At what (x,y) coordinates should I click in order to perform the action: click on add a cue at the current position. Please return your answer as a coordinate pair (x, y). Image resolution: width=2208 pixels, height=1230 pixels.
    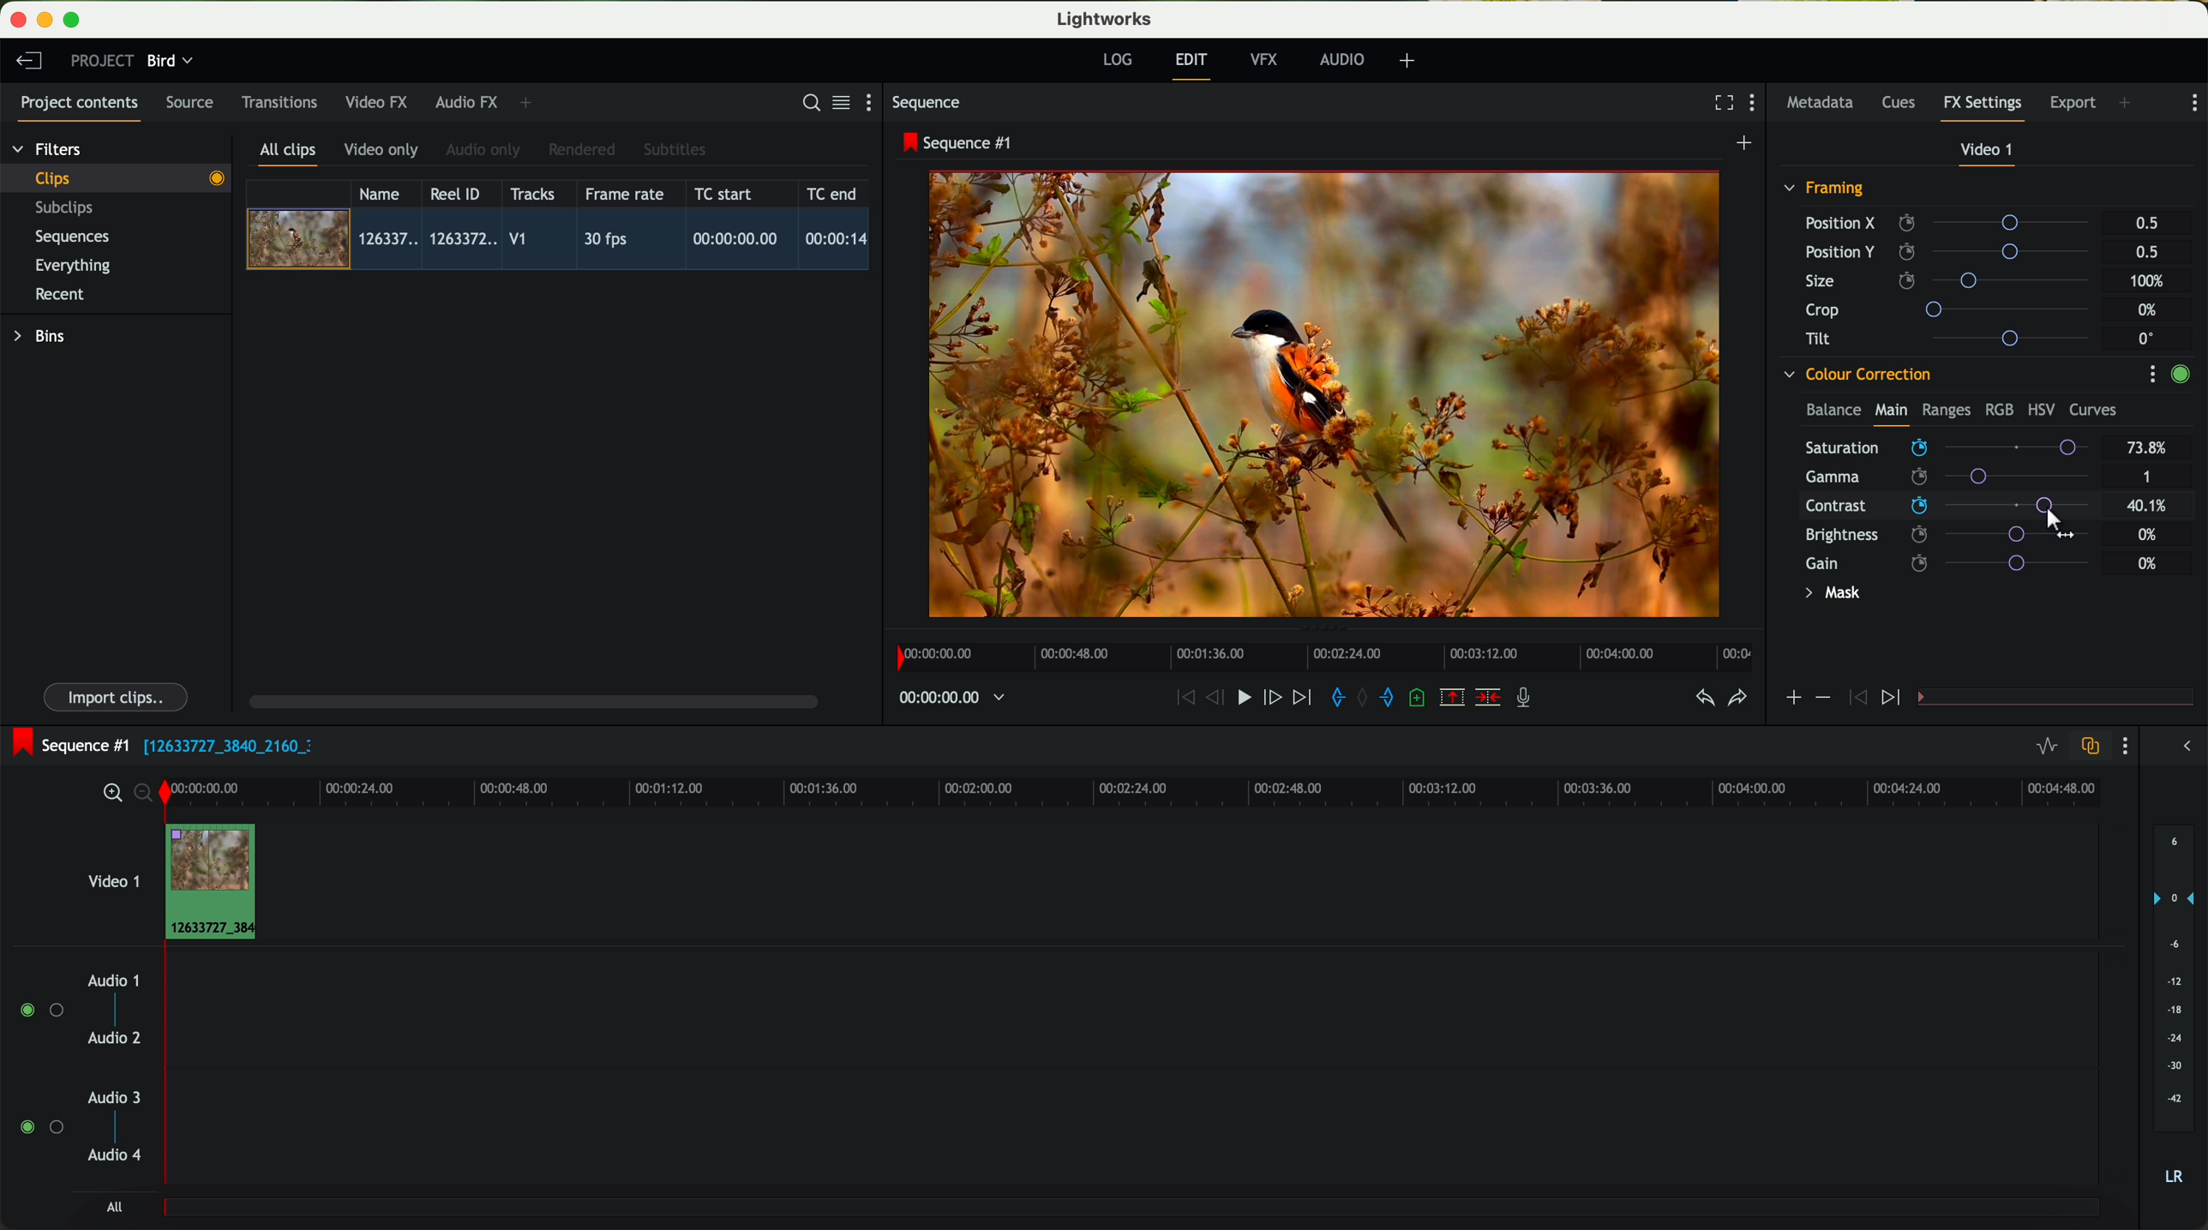
    Looking at the image, I should click on (1419, 699).